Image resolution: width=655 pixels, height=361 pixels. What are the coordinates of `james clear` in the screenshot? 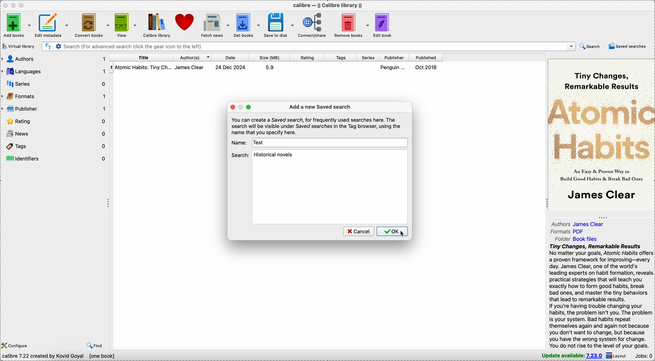 It's located at (192, 67).